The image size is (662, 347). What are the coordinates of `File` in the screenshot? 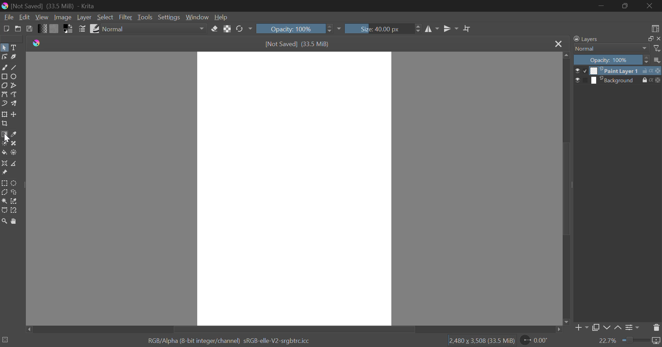 It's located at (8, 17).